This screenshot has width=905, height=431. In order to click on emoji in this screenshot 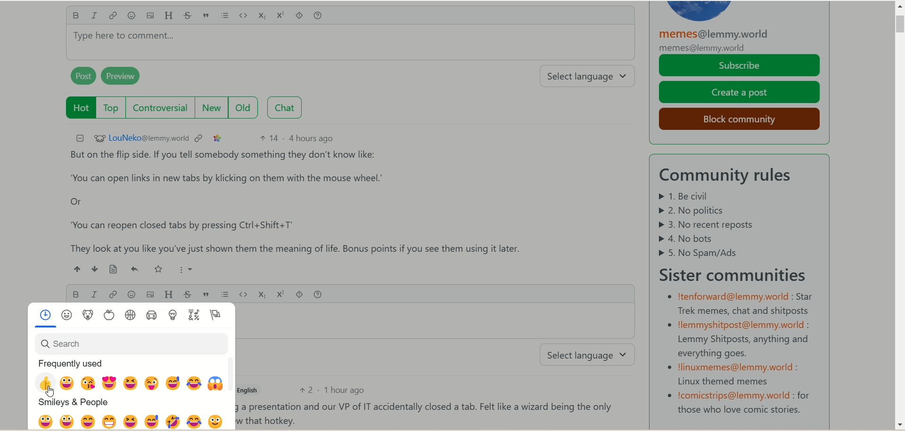, I will do `click(131, 16)`.